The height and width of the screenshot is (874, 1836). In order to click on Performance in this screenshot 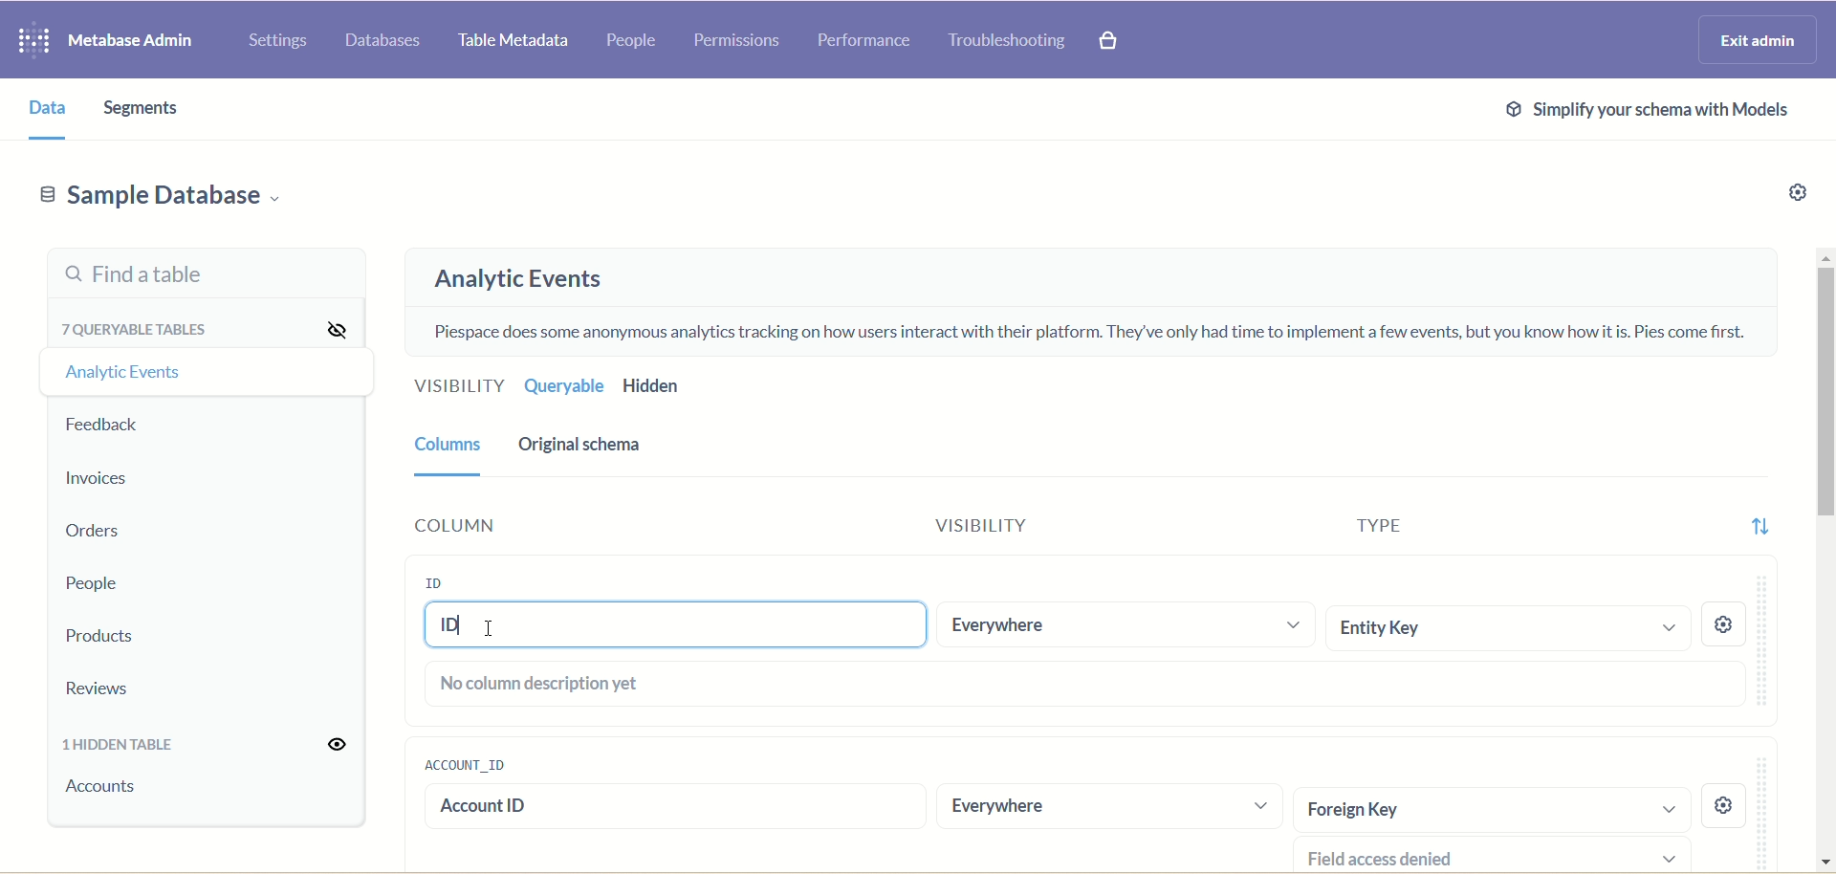, I will do `click(867, 46)`.